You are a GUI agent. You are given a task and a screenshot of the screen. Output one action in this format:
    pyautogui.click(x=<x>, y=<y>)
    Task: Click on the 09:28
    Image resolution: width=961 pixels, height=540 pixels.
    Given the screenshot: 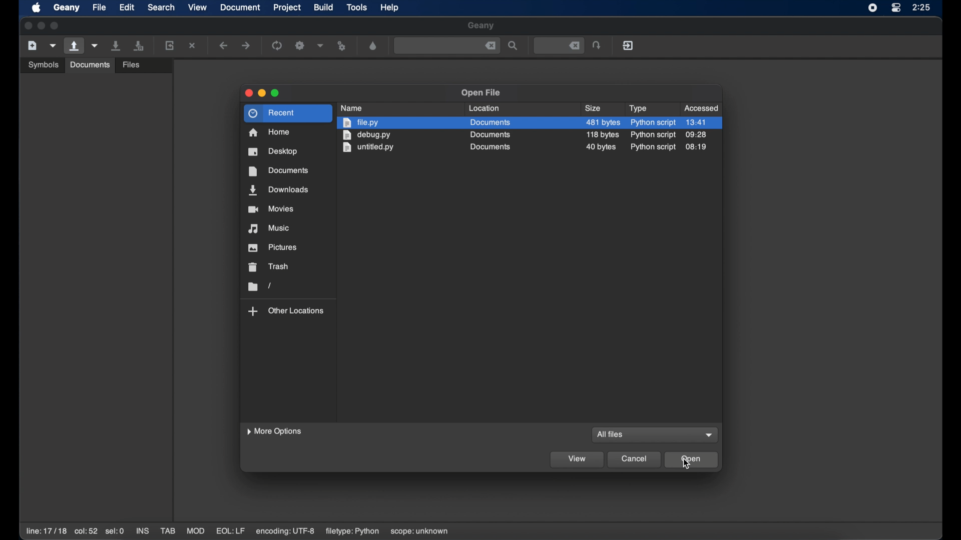 What is the action you would take?
    pyautogui.click(x=696, y=134)
    